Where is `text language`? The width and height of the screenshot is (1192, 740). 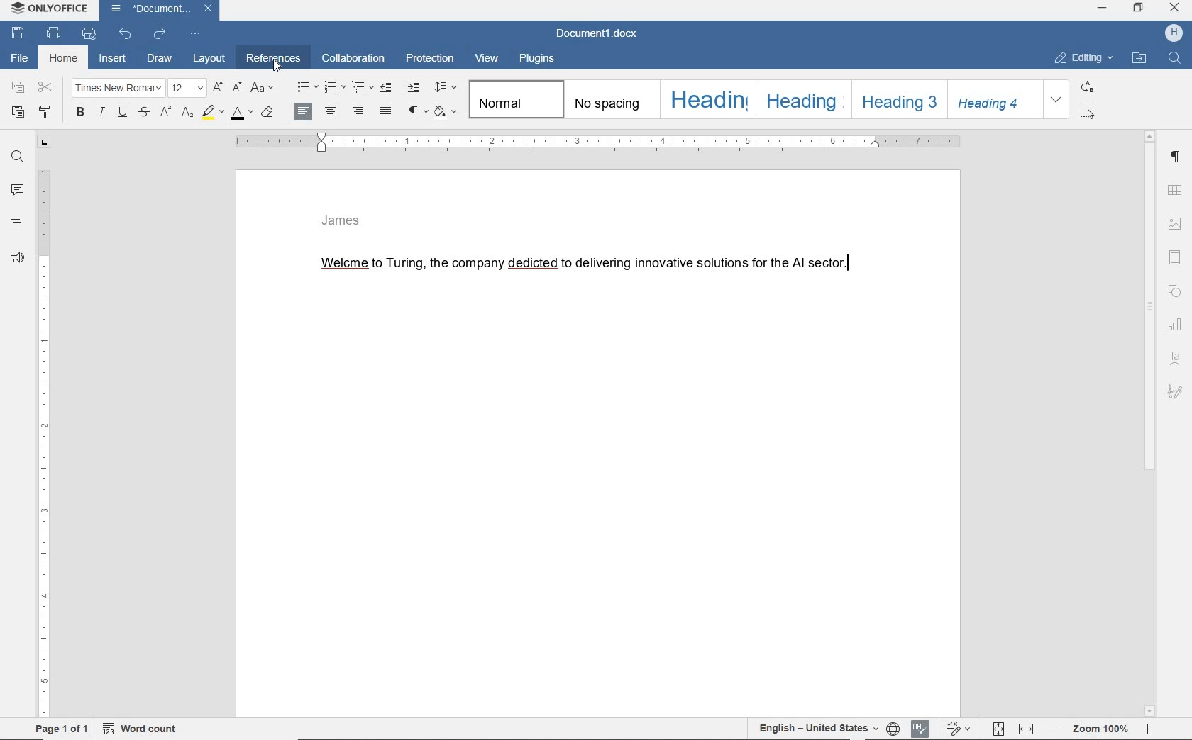 text language is located at coordinates (816, 729).